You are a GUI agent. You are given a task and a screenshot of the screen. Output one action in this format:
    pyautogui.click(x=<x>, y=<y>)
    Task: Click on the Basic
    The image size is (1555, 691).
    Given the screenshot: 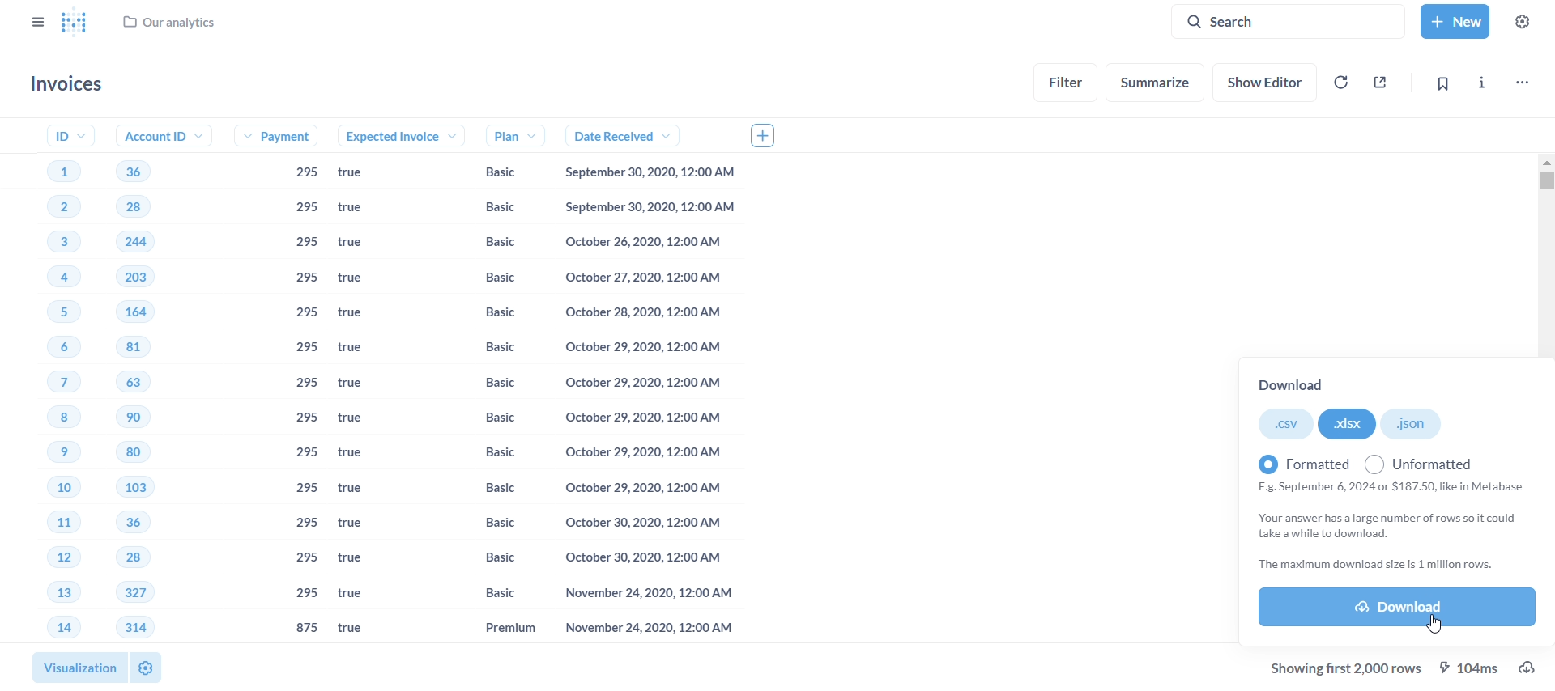 What is the action you would take?
    pyautogui.click(x=490, y=562)
    